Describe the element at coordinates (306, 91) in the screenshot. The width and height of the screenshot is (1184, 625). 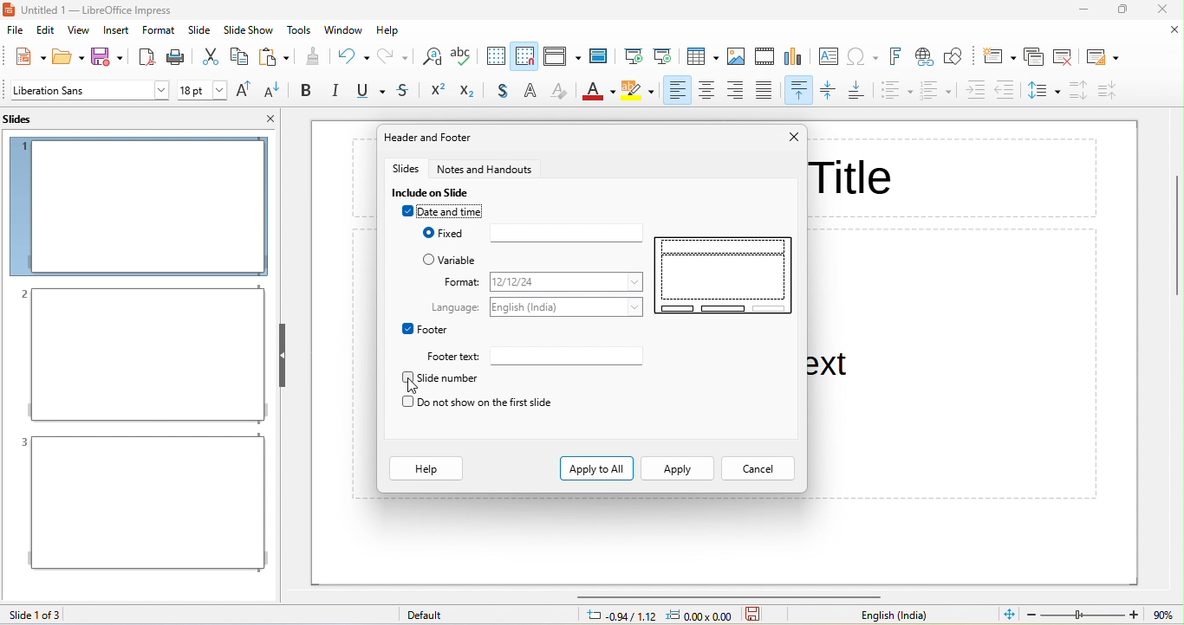
I see `bold` at that location.